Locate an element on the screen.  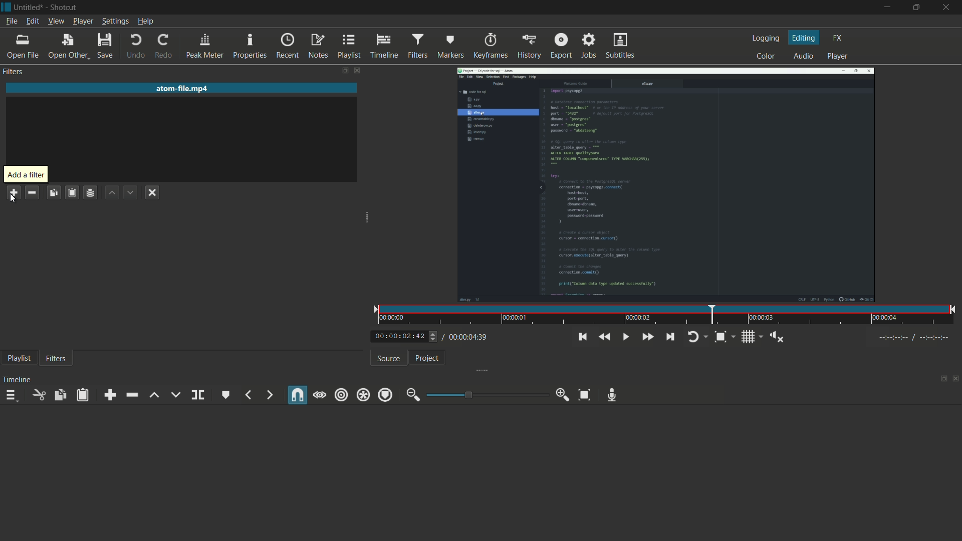
skip to the next point is located at coordinates (669, 336).